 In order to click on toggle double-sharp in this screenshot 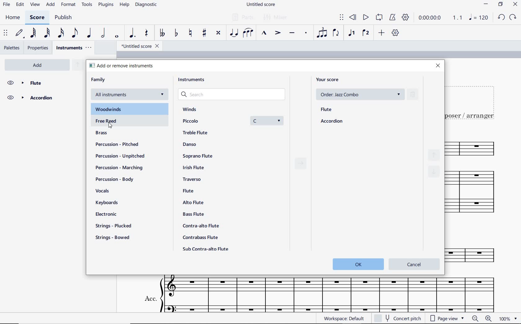, I will do `click(218, 34)`.